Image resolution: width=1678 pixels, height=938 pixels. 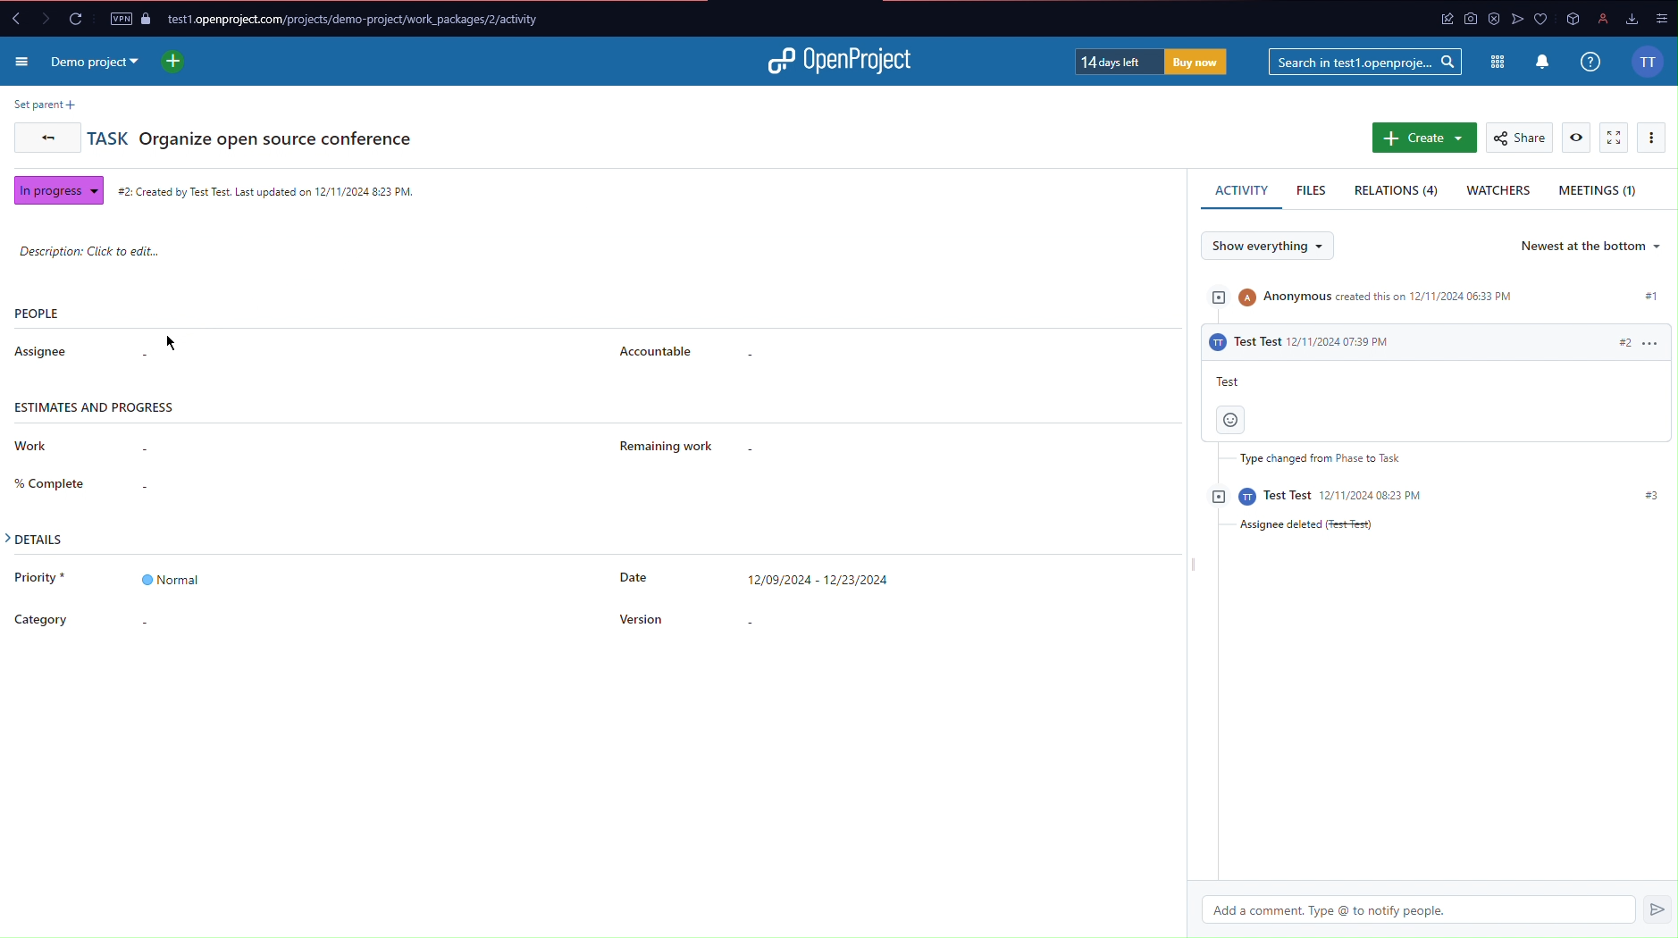 I want to click on Work, so click(x=28, y=447).